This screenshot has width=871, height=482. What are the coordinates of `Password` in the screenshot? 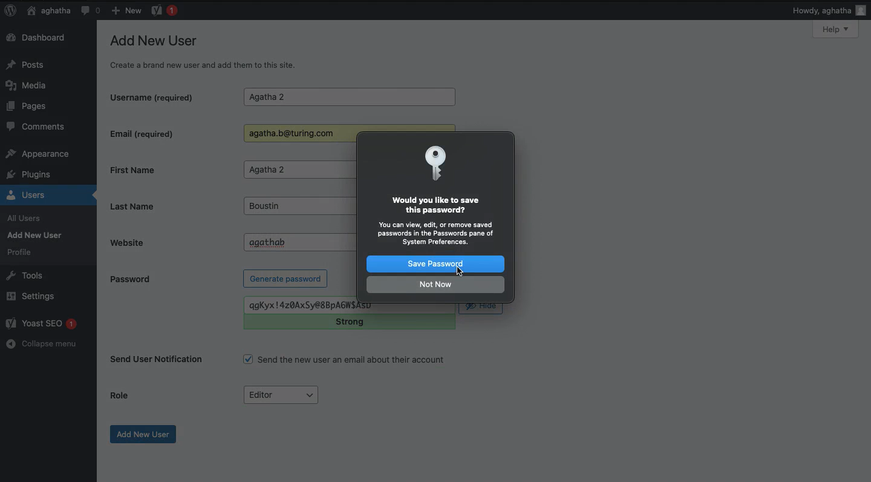 It's located at (129, 279).